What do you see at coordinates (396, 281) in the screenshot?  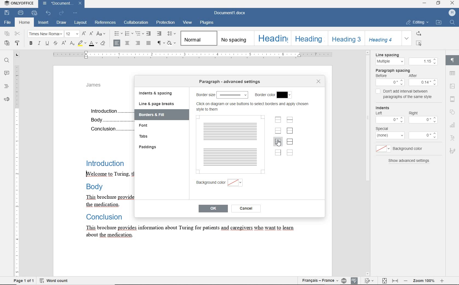 I see `fit to width` at bounding box center [396, 281].